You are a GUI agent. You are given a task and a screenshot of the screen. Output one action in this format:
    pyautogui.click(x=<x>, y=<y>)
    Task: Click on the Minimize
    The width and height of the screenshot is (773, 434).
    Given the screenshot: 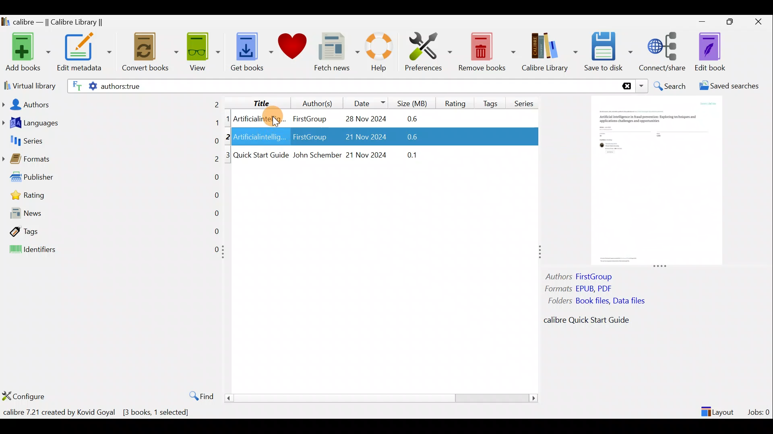 What is the action you would take?
    pyautogui.click(x=702, y=21)
    